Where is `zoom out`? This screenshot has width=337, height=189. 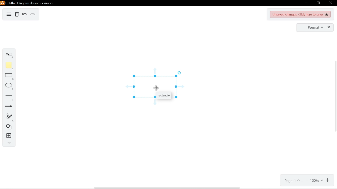
zoom out is located at coordinates (305, 181).